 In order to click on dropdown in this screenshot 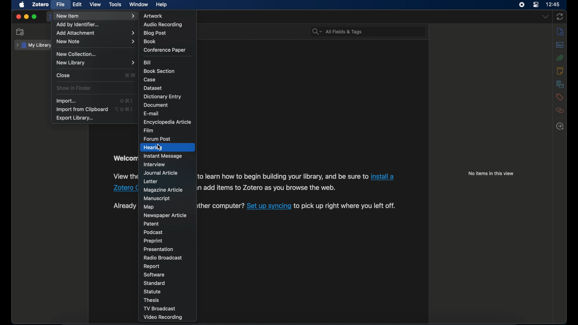, I will do `click(545, 16)`.